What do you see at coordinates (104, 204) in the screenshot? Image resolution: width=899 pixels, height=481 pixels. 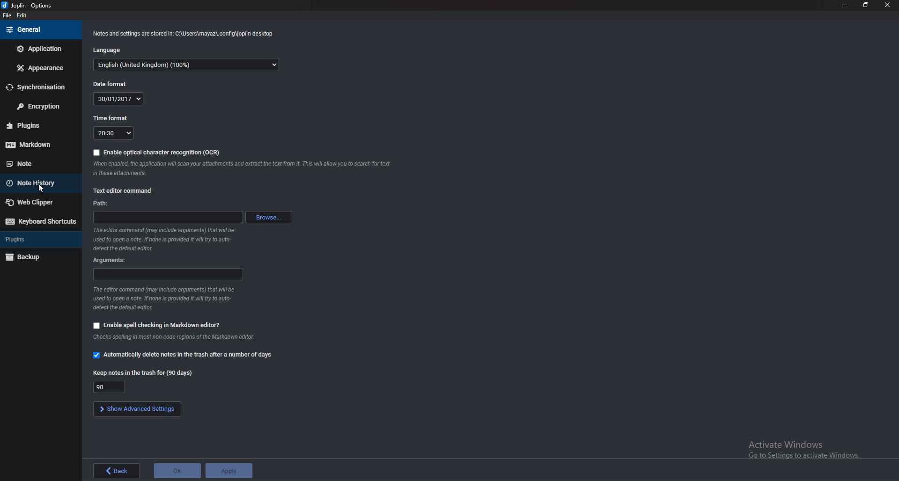 I see `path` at bounding box center [104, 204].